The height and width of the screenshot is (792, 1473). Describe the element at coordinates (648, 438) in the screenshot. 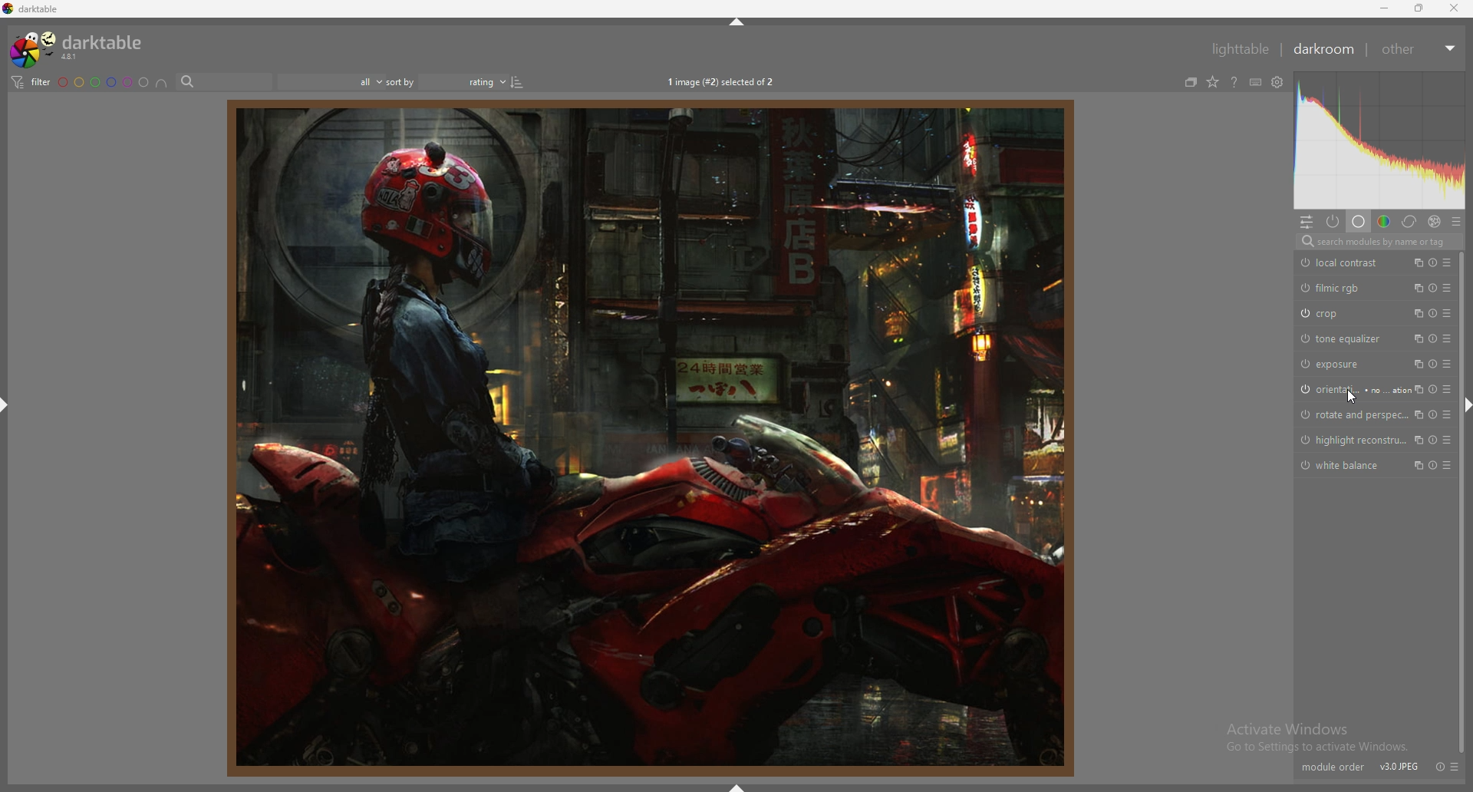

I see `image` at that location.